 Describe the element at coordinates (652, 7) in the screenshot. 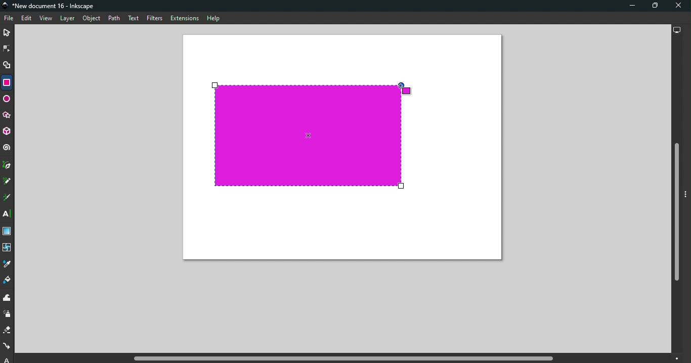

I see `Maximize` at that location.